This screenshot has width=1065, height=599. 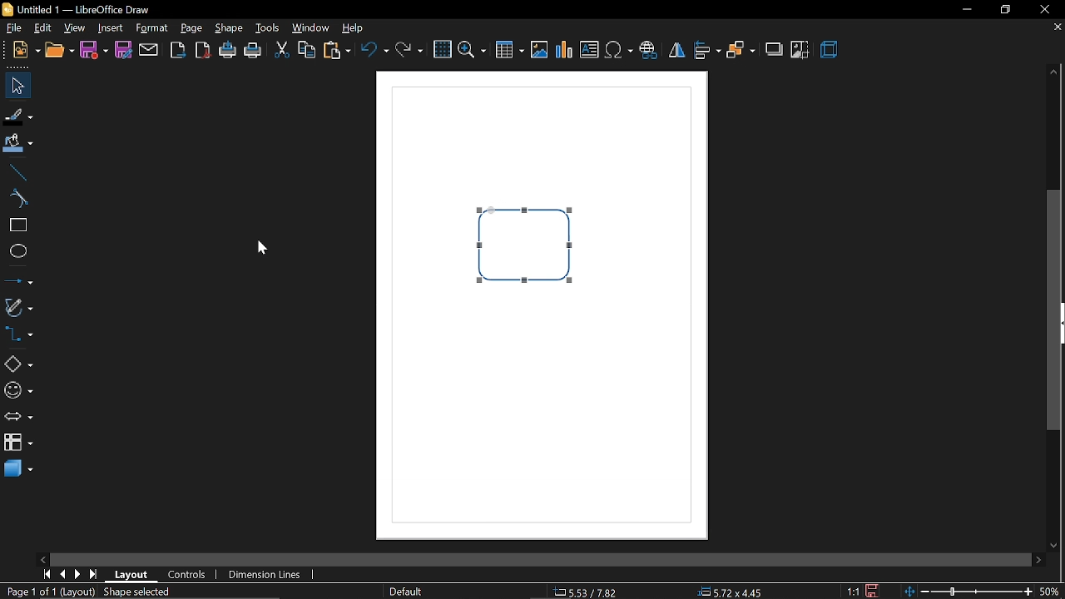 I want to click on save as, so click(x=122, y=51).